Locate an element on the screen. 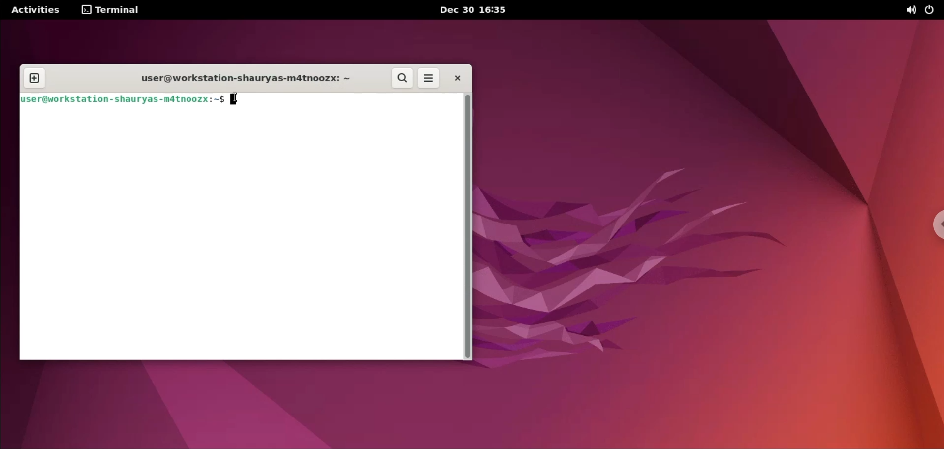 Image resolution: width=944 pixels, height=449 pixels. user@workstation-shauryas-m4tnoozx: ~ is located at coordinates (245, 79).